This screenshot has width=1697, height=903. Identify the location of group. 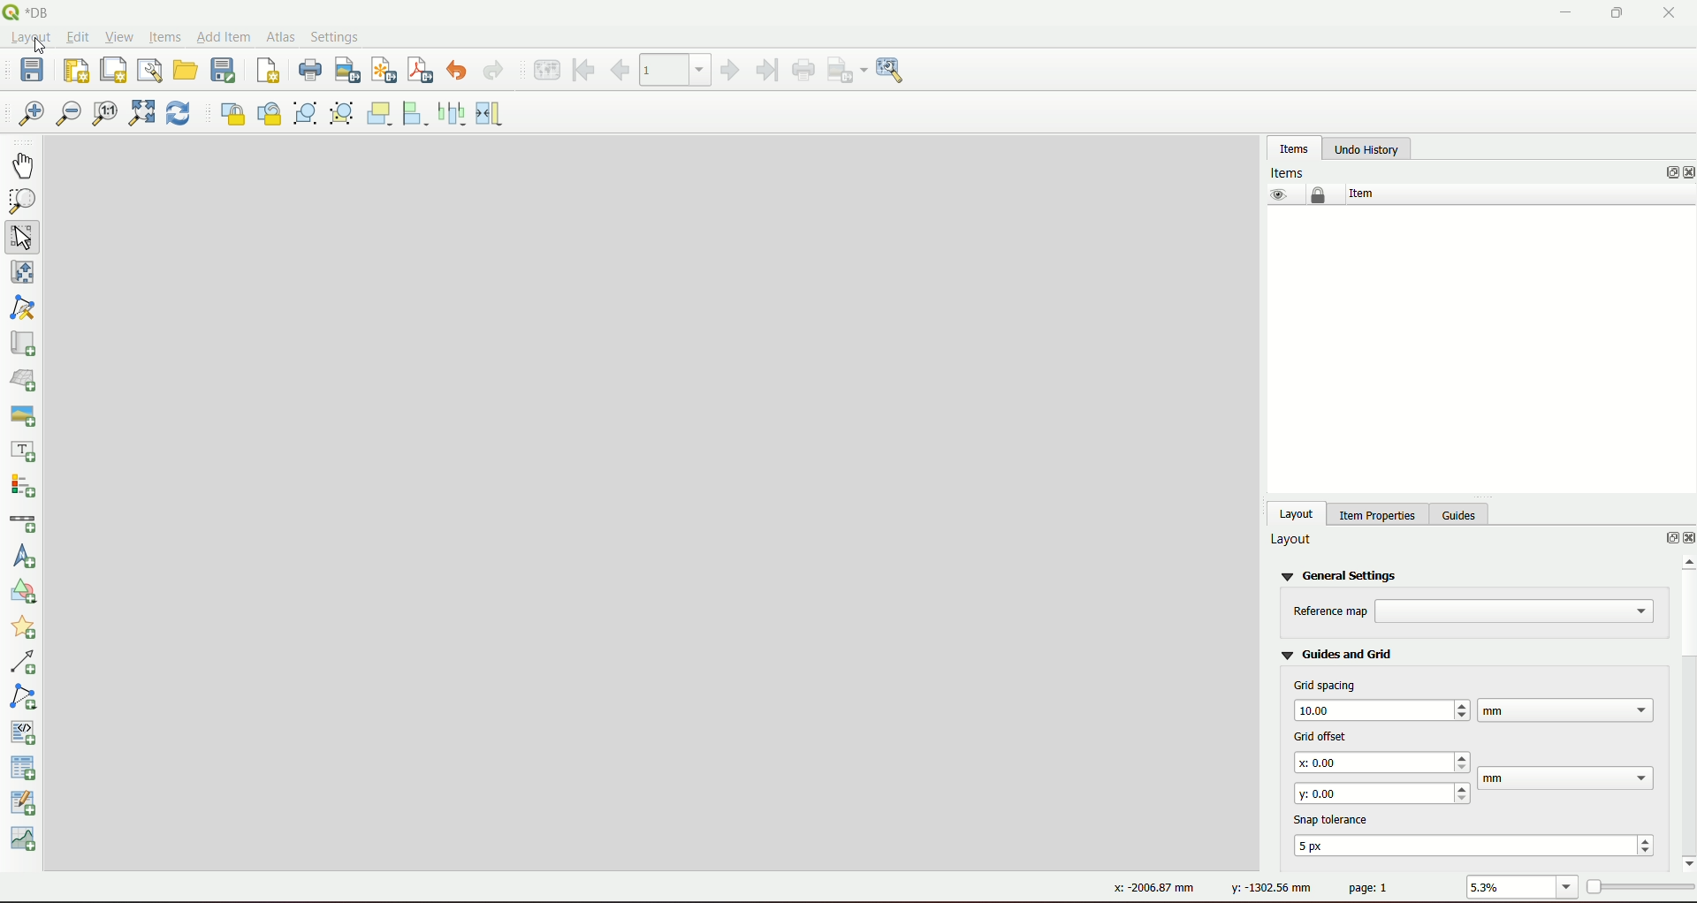
(306, 114).